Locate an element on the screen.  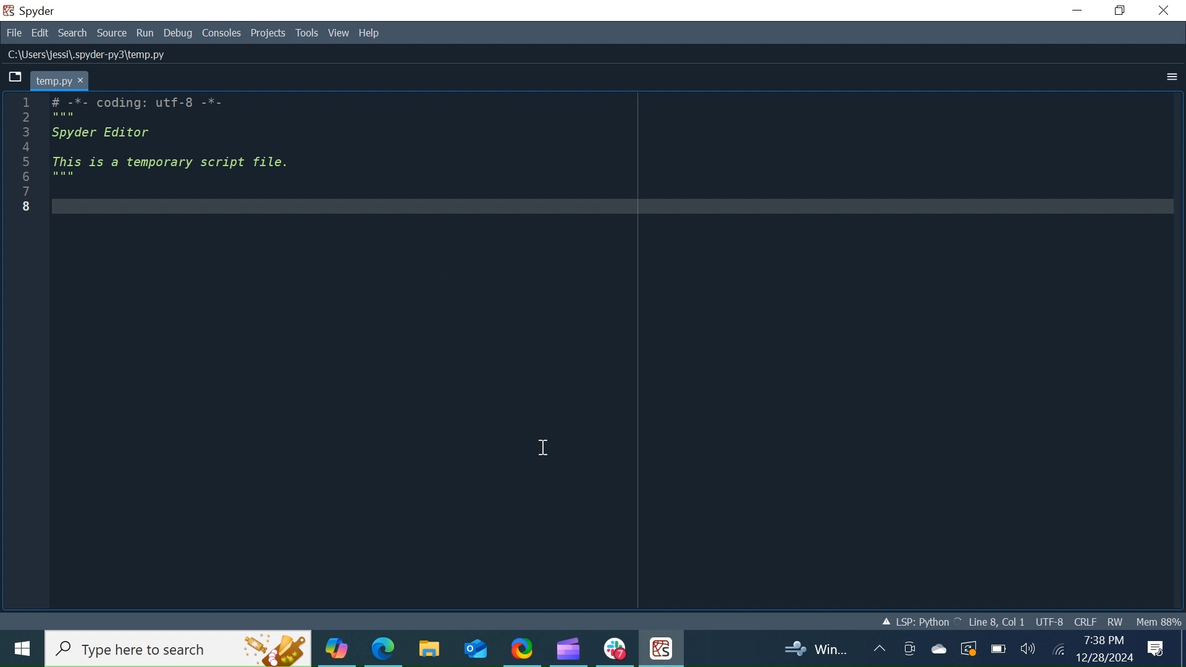
Projects is located at coordinates (269, 33).